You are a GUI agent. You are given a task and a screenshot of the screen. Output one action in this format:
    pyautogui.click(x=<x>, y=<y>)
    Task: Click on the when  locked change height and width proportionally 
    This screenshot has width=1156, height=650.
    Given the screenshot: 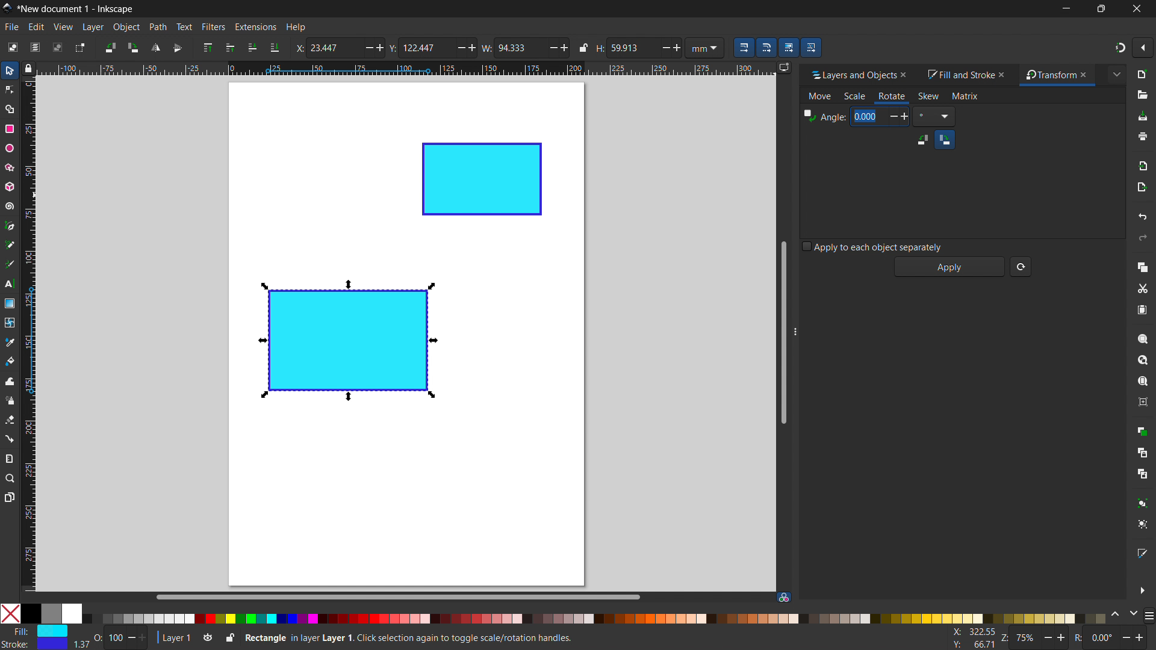 What is the action you would take?
    pyautogui.click(x=583, y=48)
    